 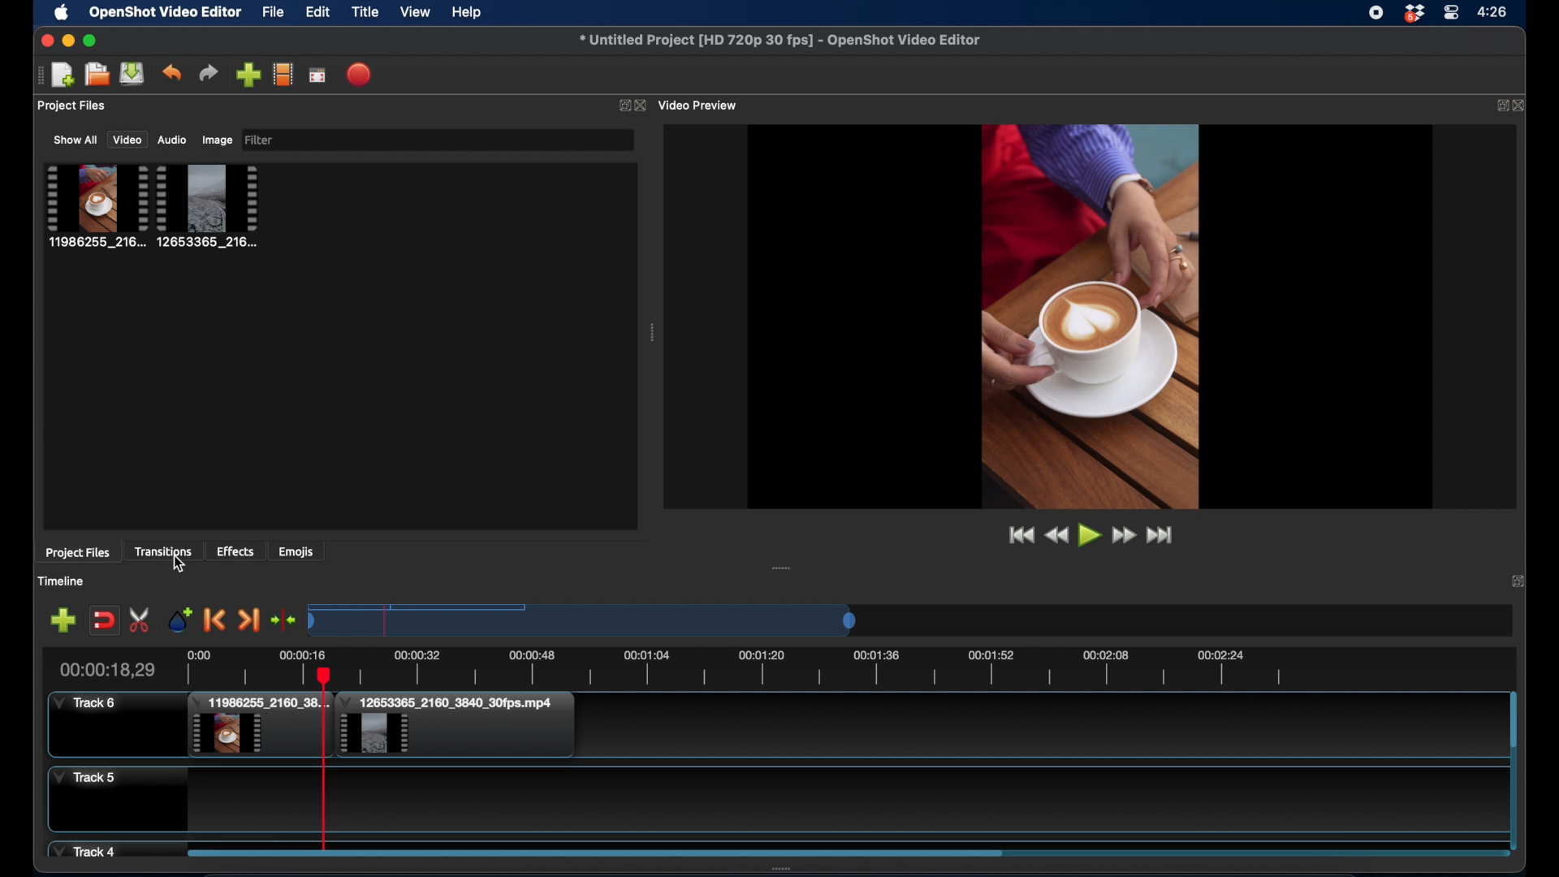 What do you see at coordinates (72, 106) in the screenshot?
I see `project files` at bounding box center [72, 106].